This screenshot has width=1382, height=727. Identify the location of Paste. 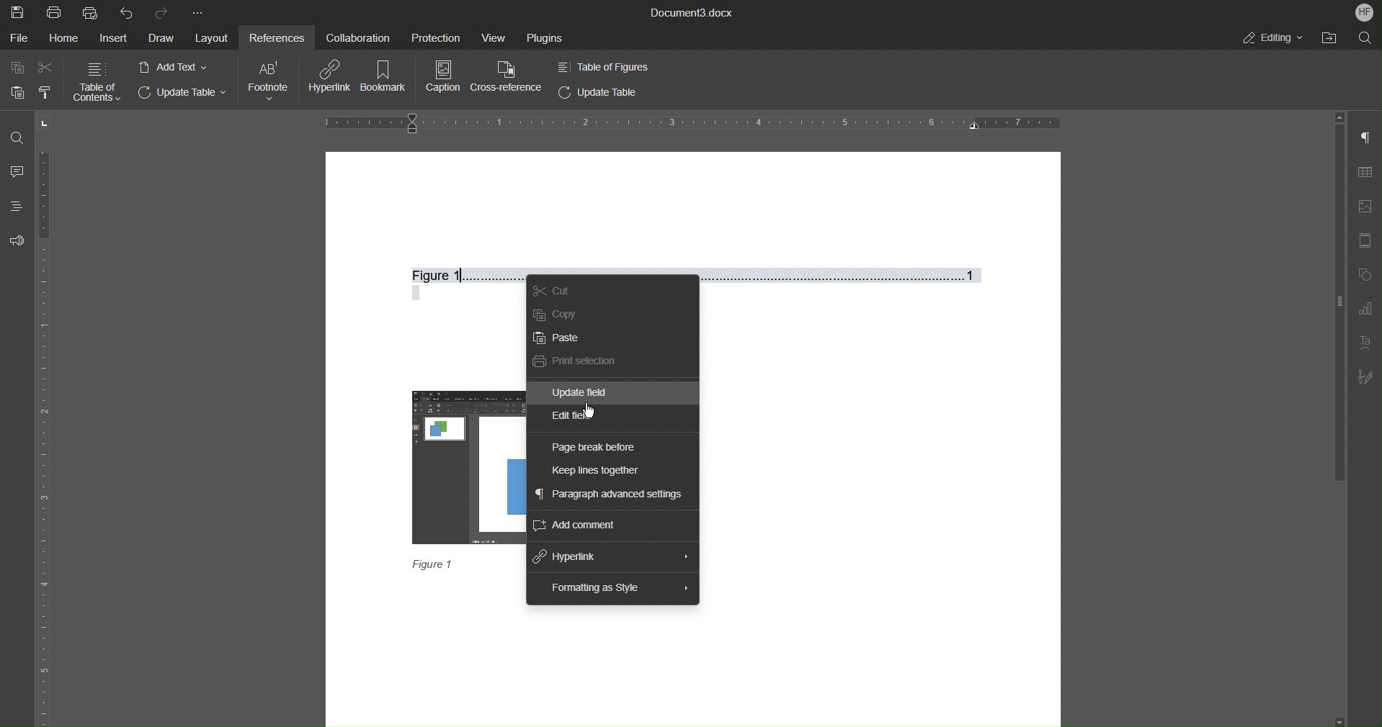
(556, 339).